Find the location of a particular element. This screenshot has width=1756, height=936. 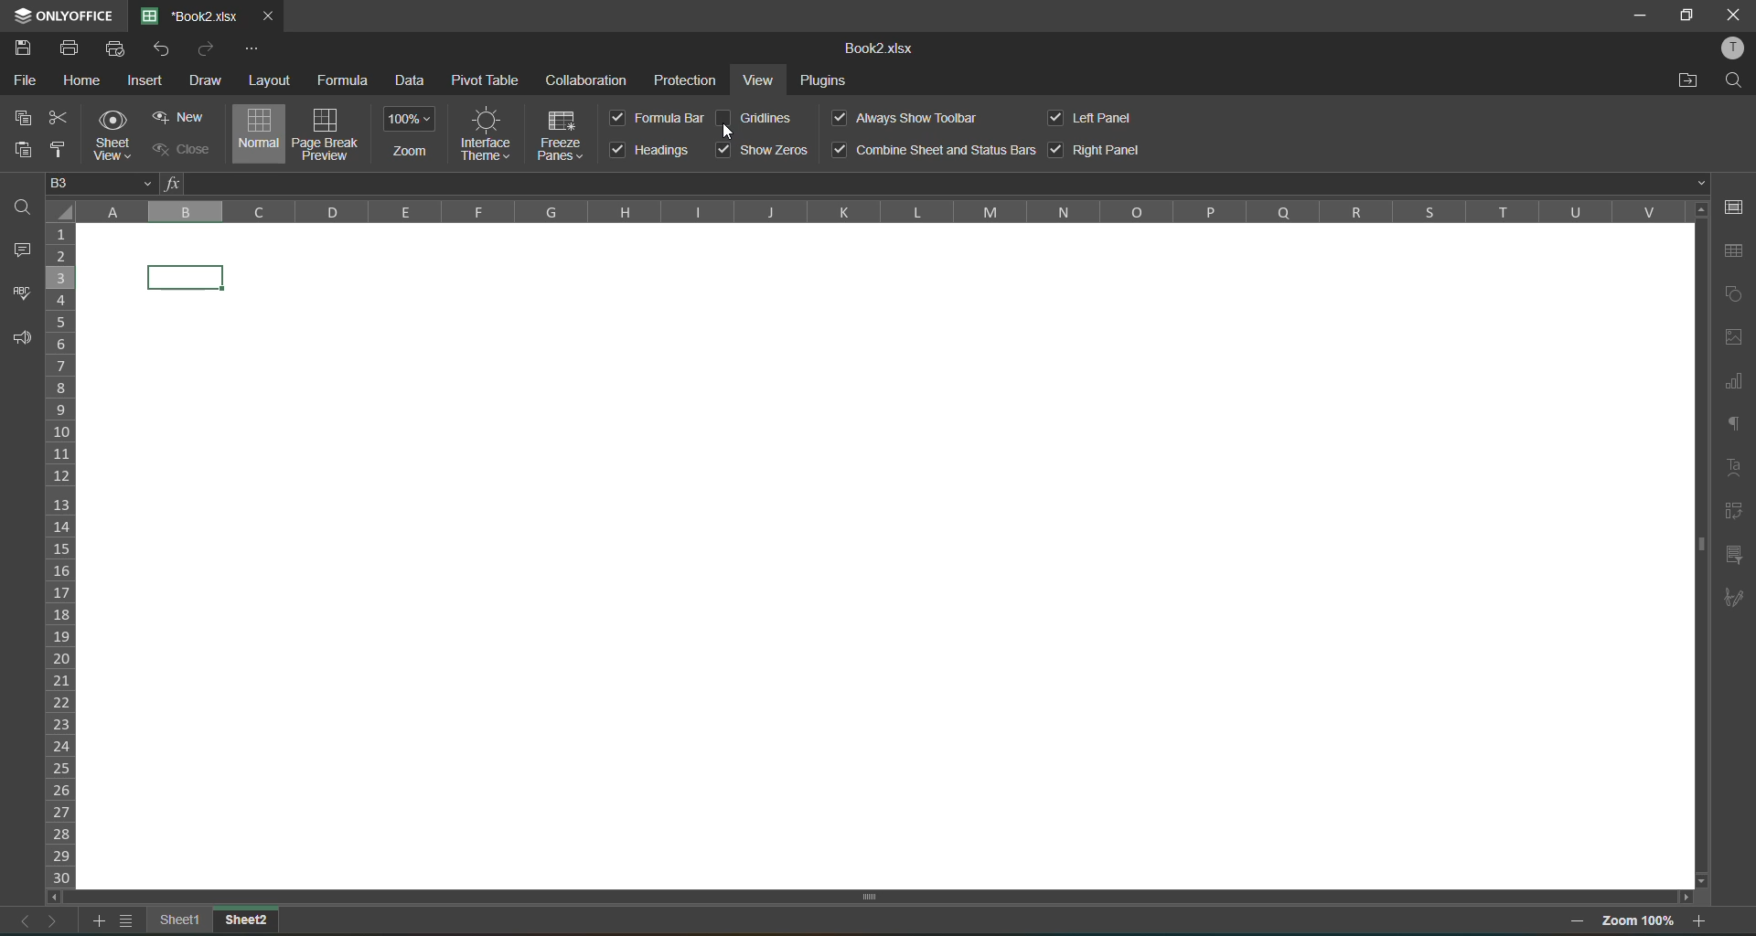

book2.xlsx is located at coordinates (874, 49).